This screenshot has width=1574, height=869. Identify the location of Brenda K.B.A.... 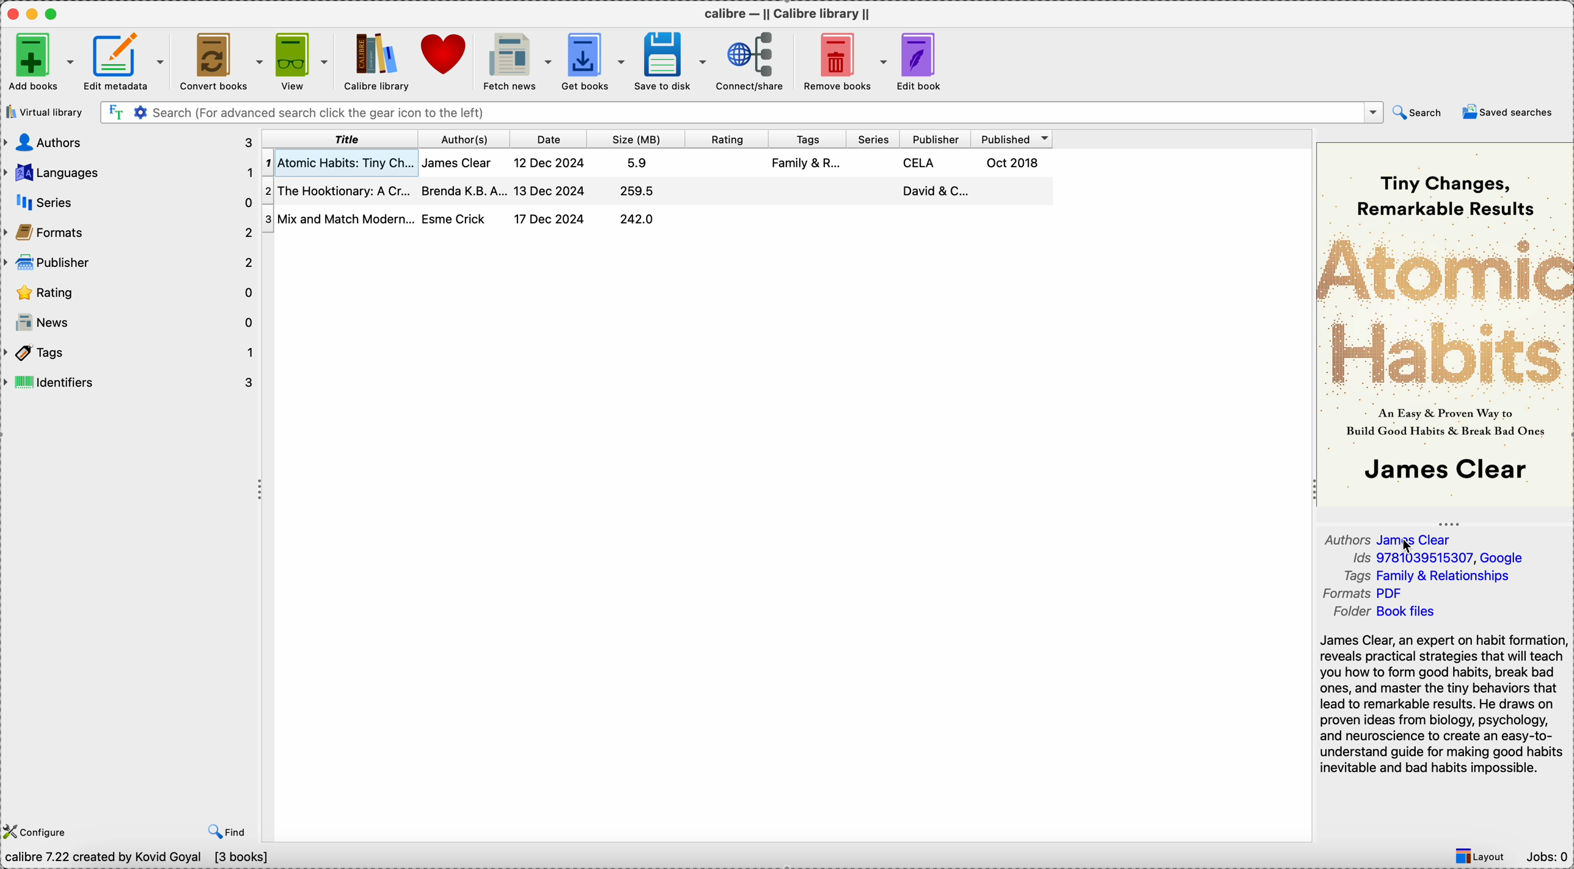
(463, 191).